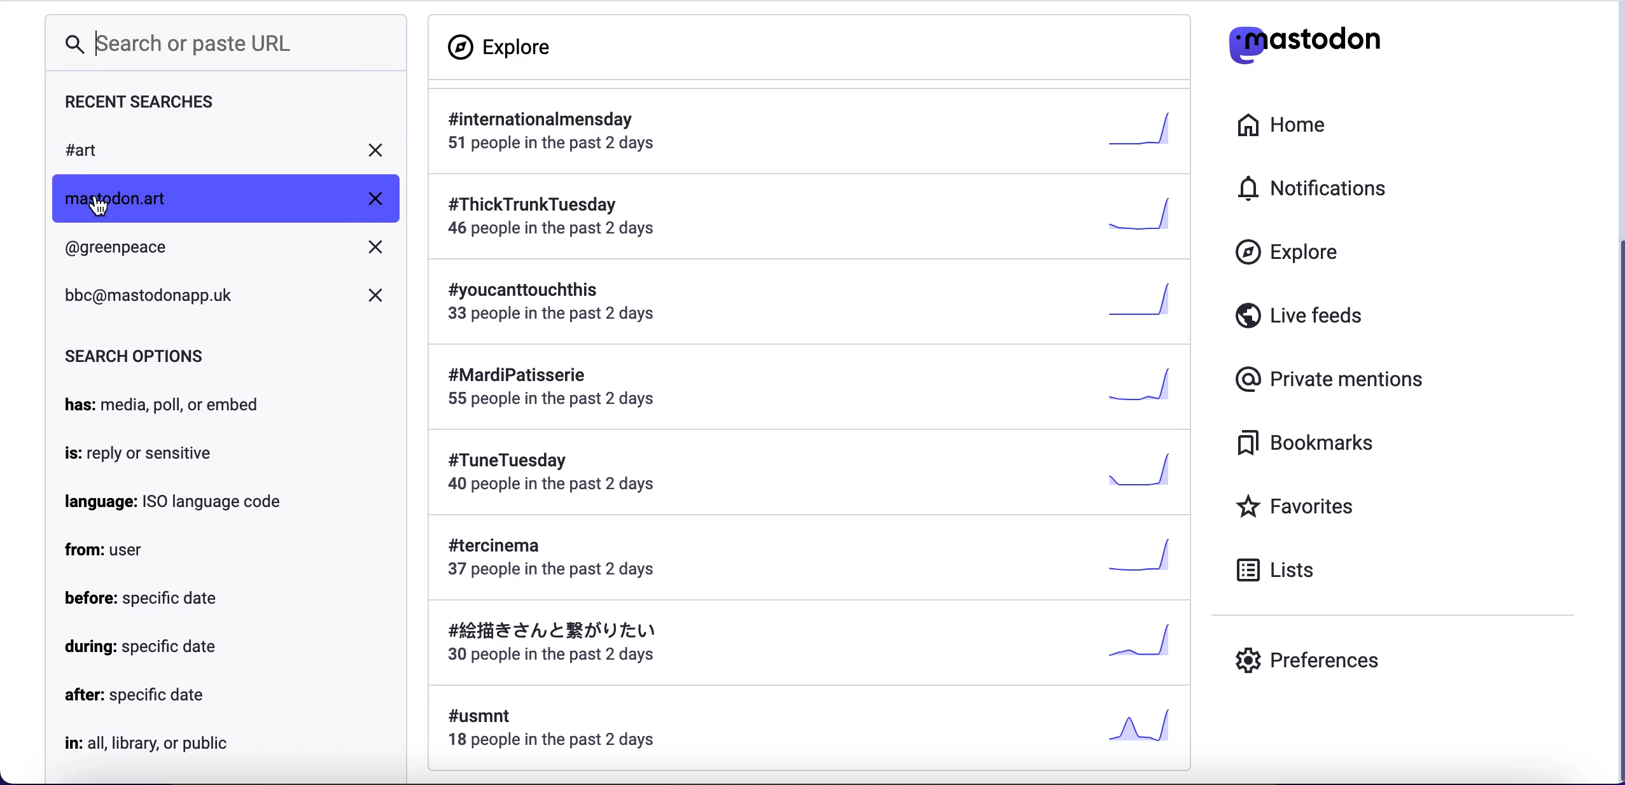 This screenshot has width=1625, height=785. What do you see at coordinates (807, 559) in the screenshot?
I see `#tercinema` at bounding box center [807, 559].